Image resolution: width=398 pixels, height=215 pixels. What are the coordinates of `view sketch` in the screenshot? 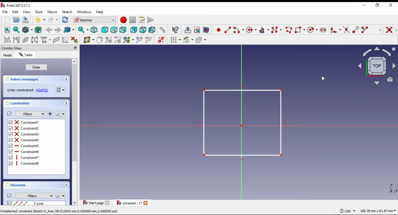 It's located at (197, 30).